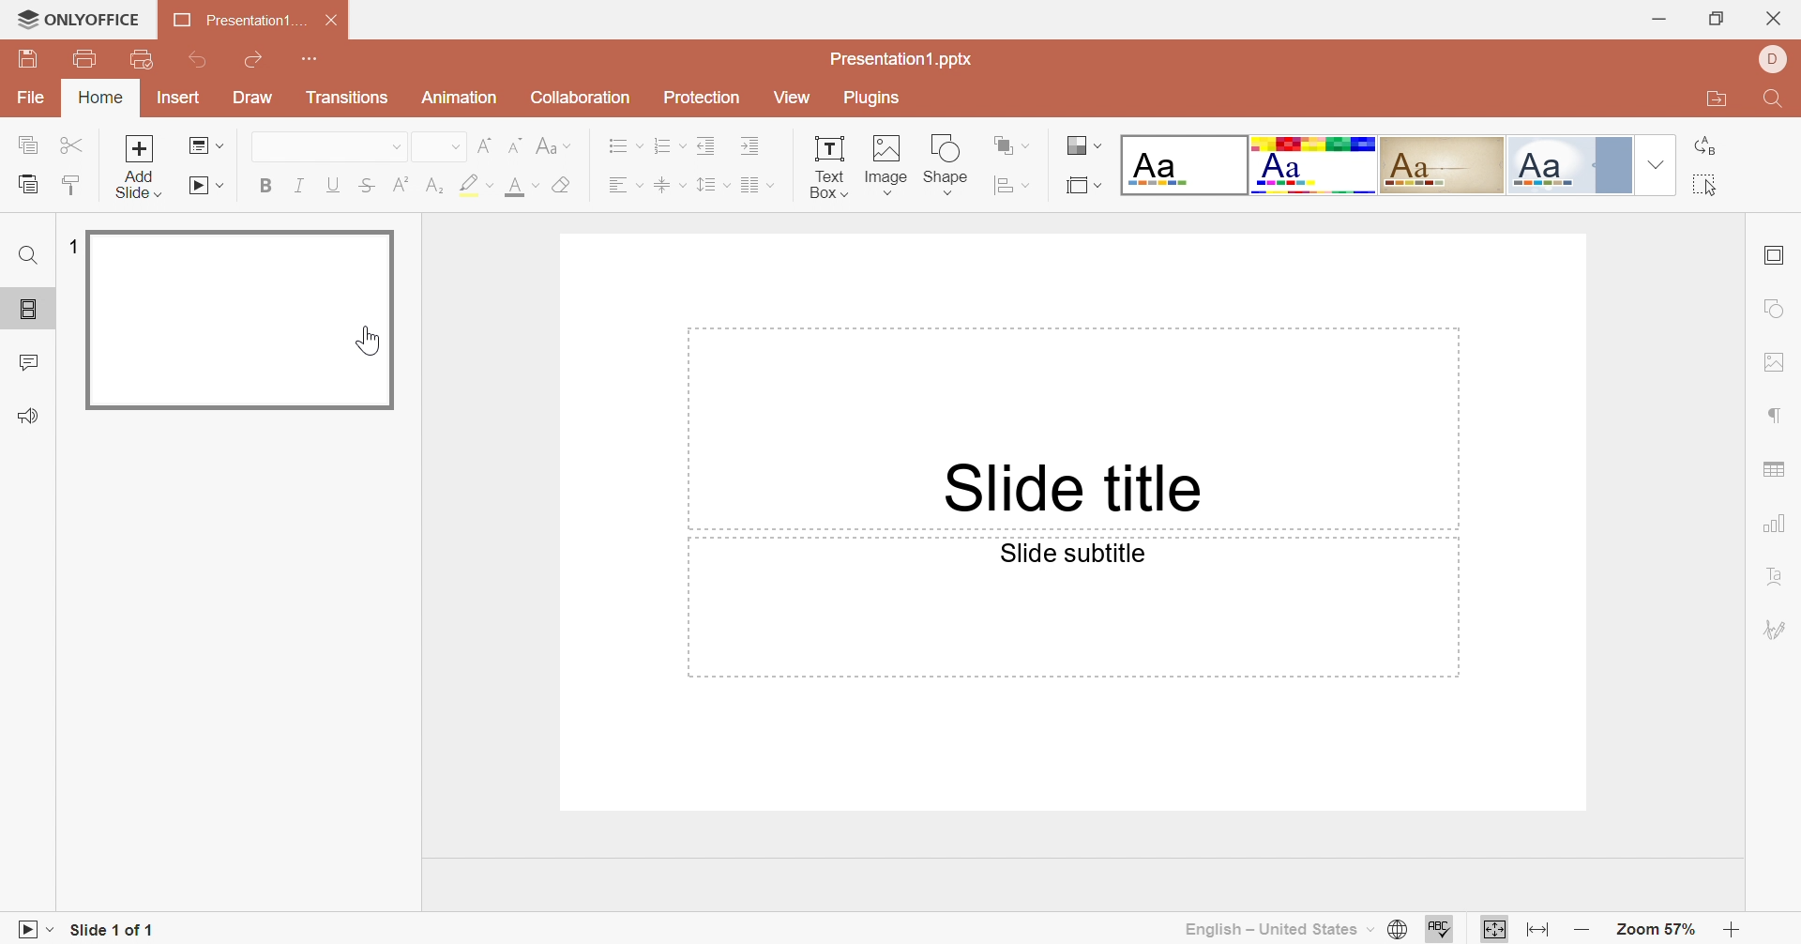 This screenshot has width=1801, height=944. What do you see at coordinates (254, 97) in the screenshot?
I see `Draw` at bounding box center [254, 97].